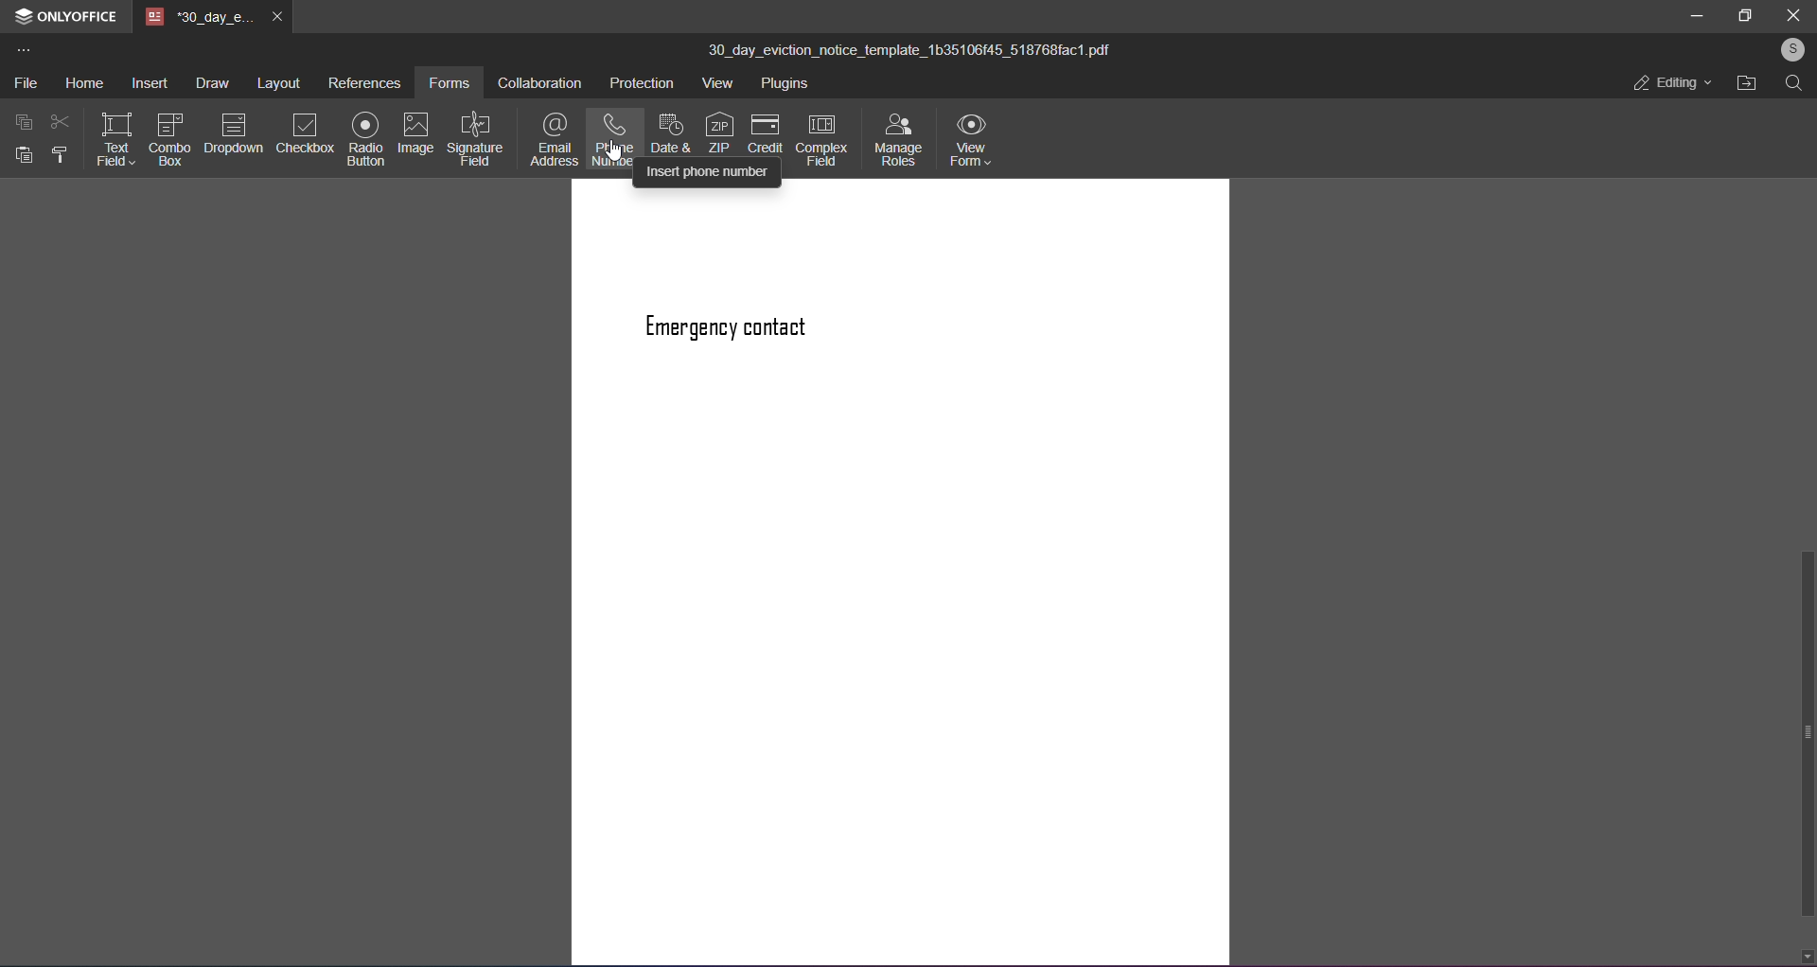 The height and width of the screenshot is (967, 1817). Describe the element at coordinates (552, 140) in the screenshot. I see `email address` at that location.